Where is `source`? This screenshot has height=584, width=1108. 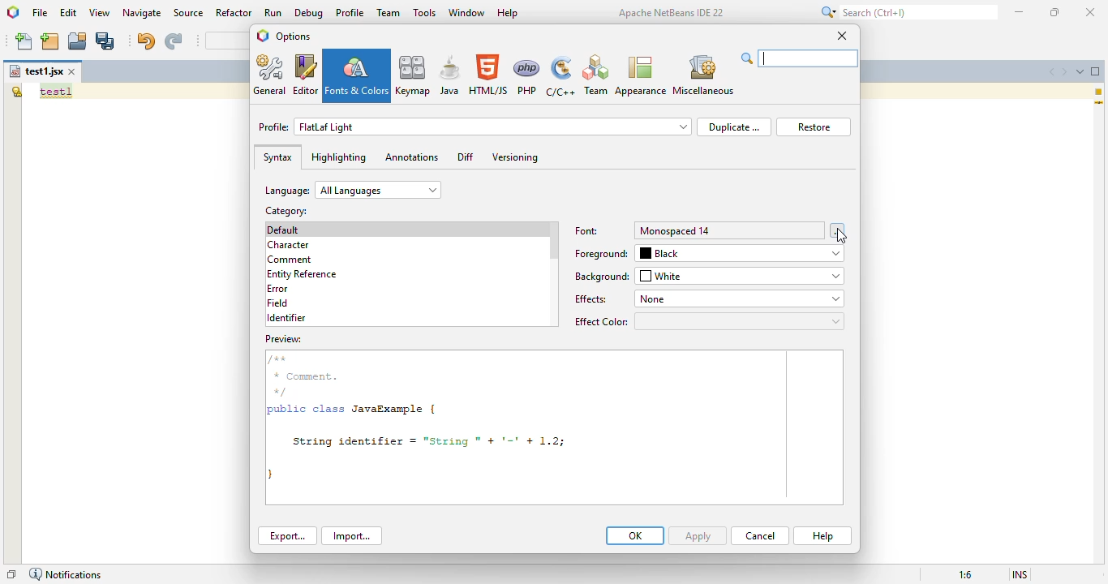 source is located at coordinates (189, 13).